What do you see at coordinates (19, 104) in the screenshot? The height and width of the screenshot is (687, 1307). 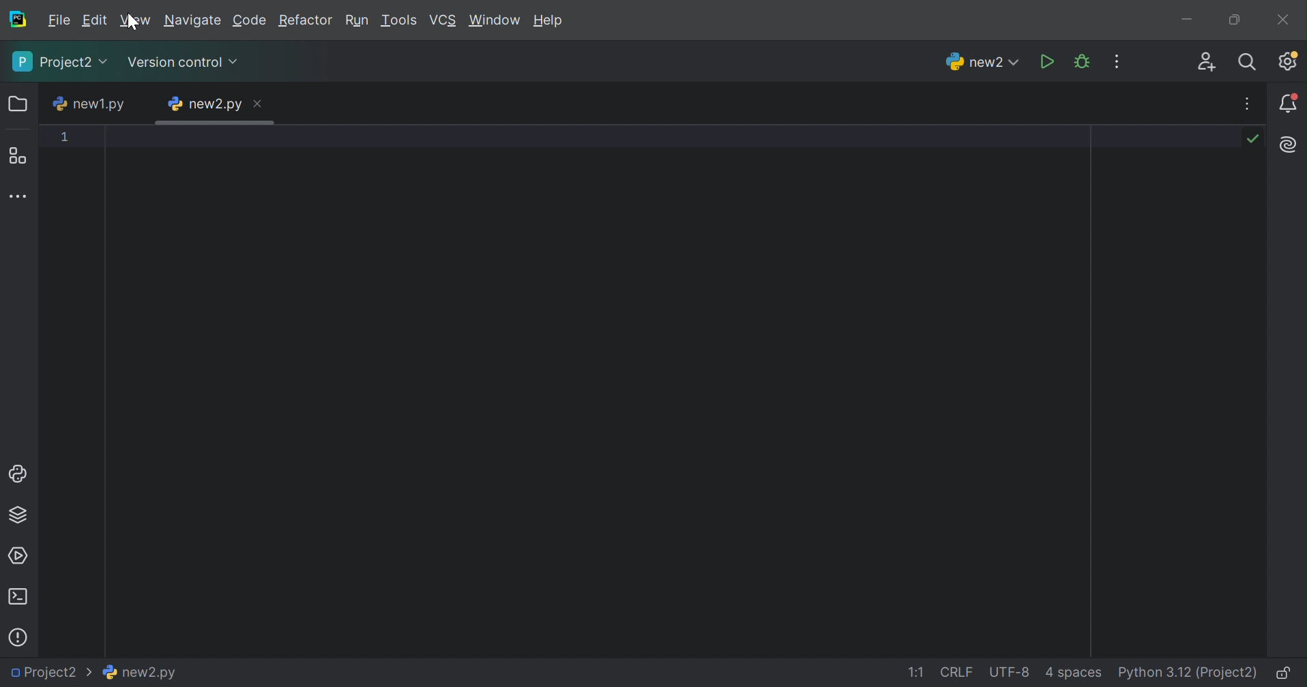 I see `` at bounding box center [19, 104].